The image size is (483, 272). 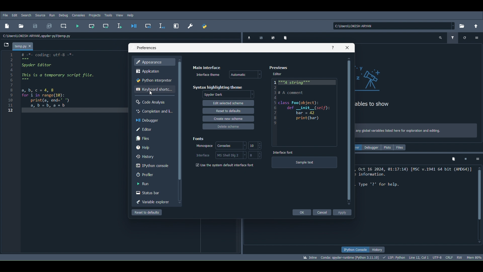 What do you see at coordinates (302, 212) in the screenshot?
I see `Ok` at bounding box center [302, 212].